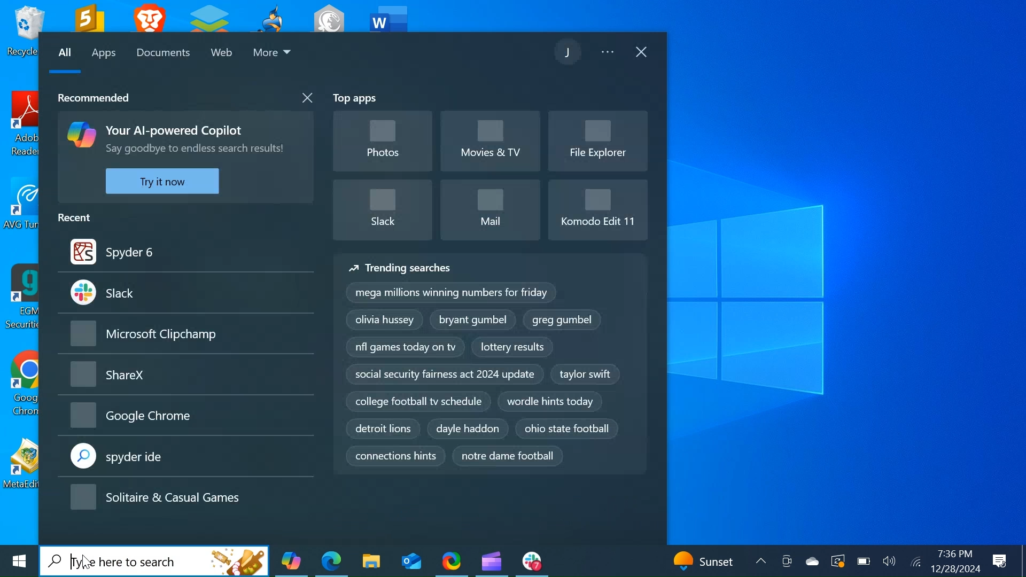  I want to click on Movies & TV, so click(490, 141).